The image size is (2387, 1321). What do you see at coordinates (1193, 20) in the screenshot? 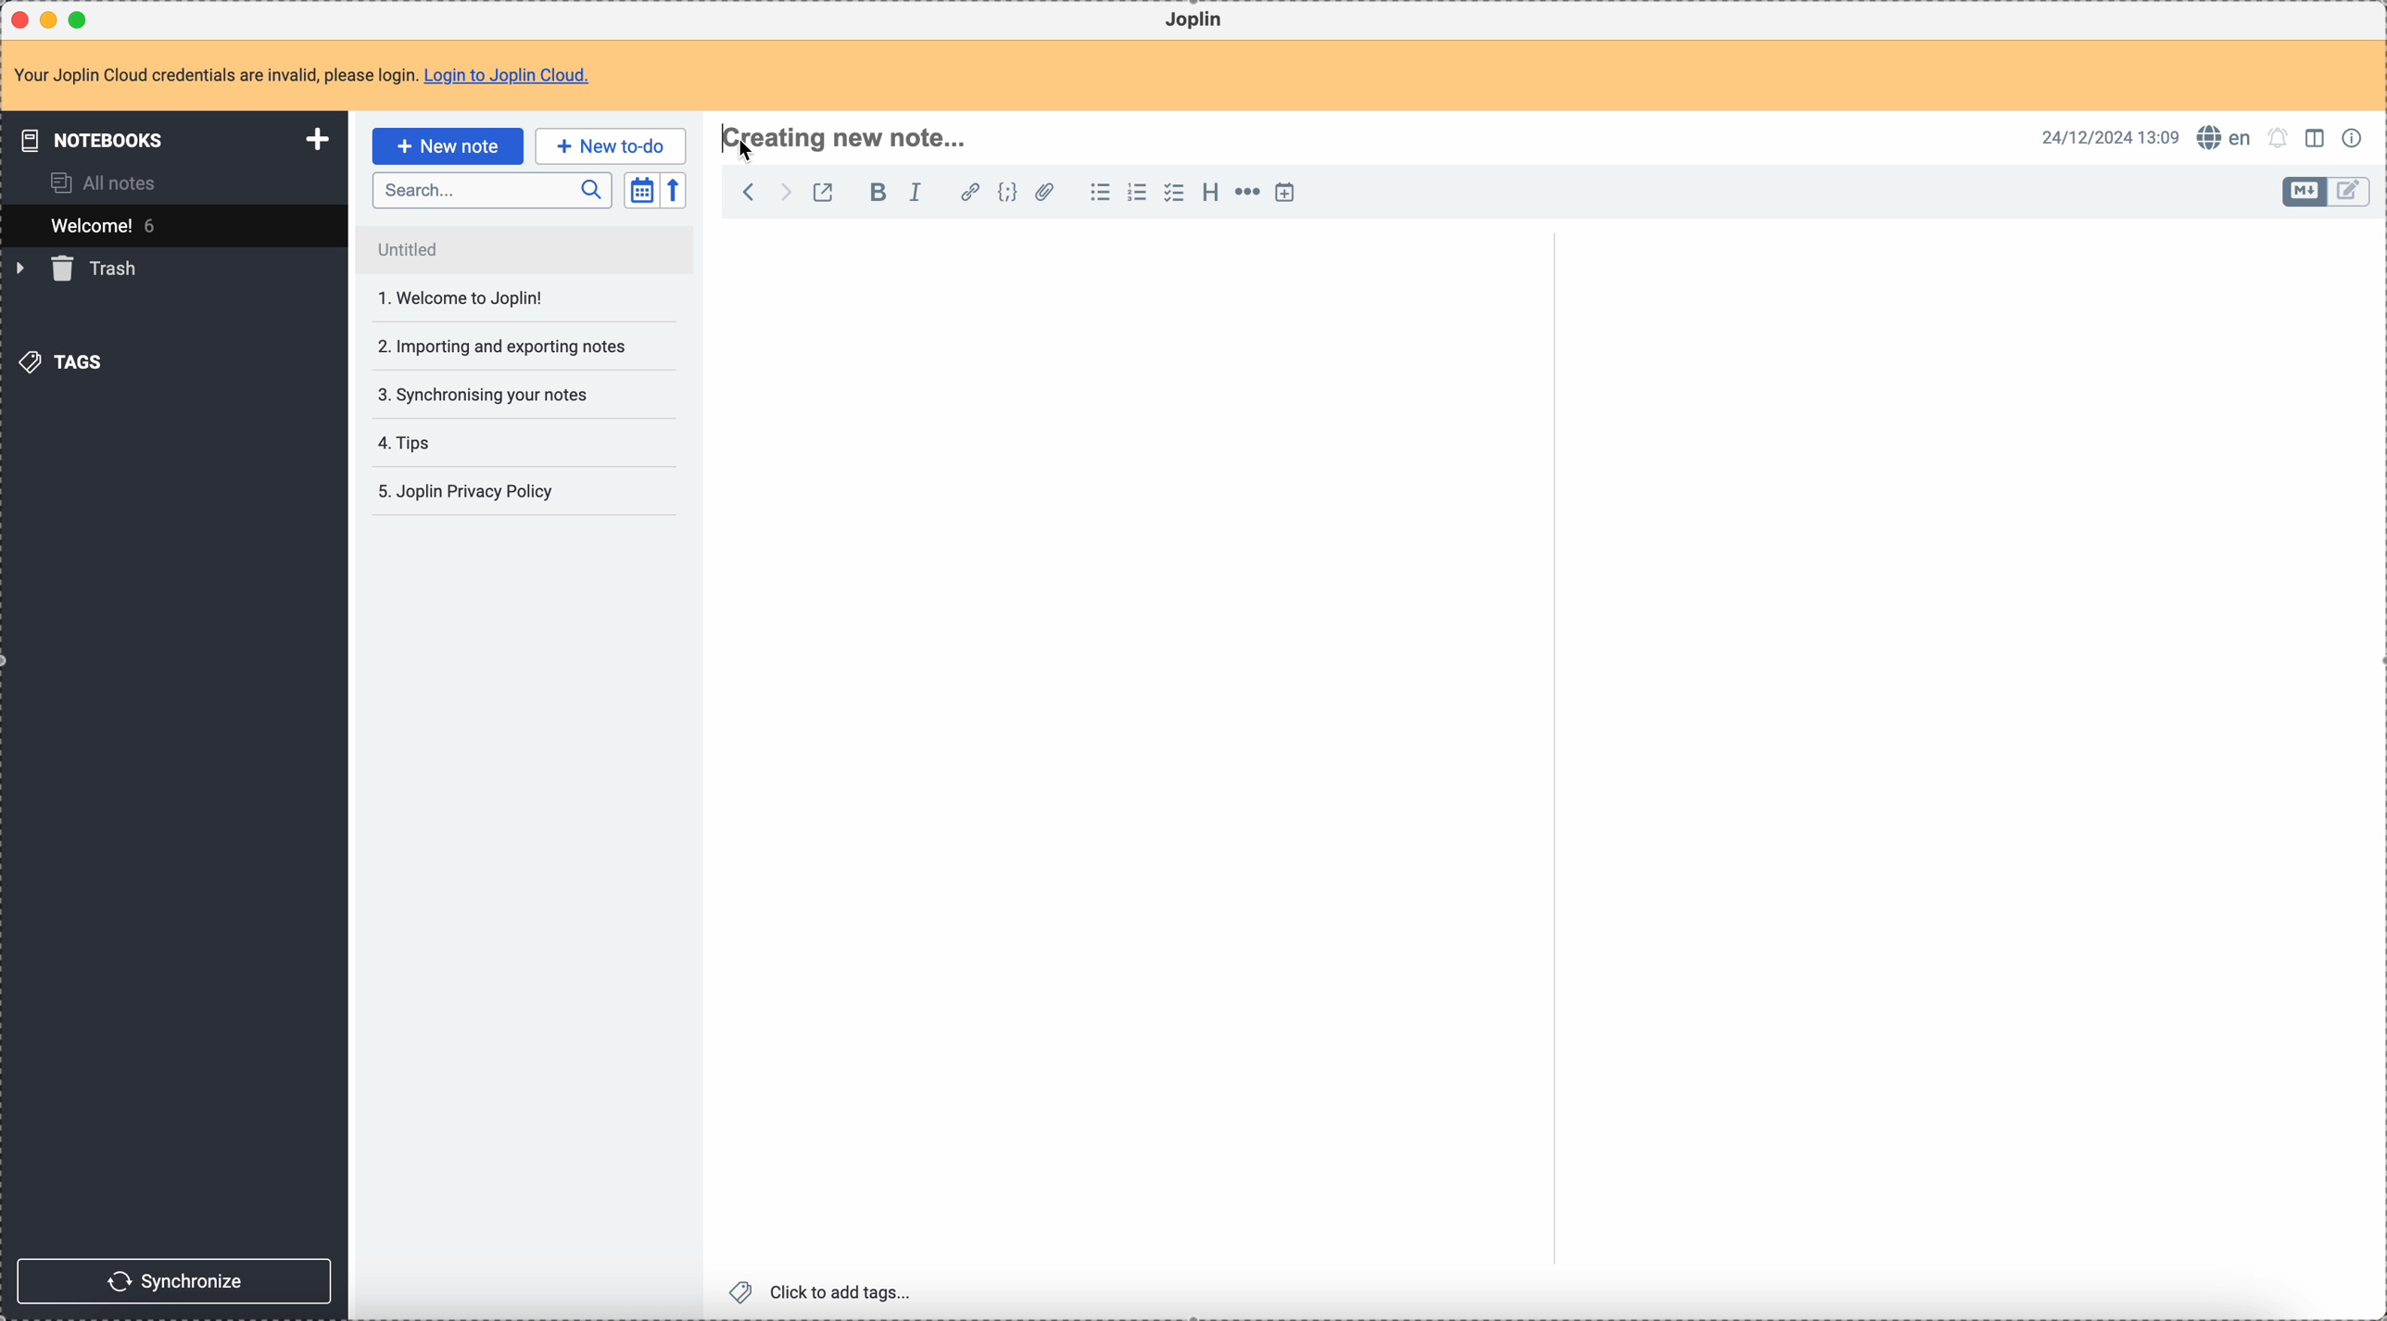
I see `Joplin` at bounding box center [1193, 20].